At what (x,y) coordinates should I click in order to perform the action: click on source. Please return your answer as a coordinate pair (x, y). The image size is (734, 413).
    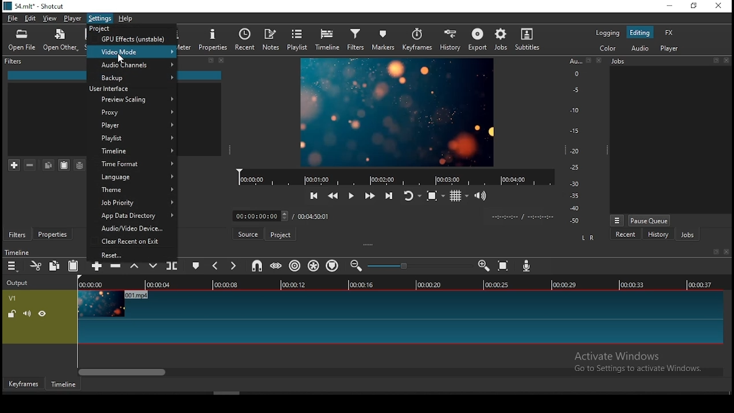
    Looking at the image, I should click on (248, 235).